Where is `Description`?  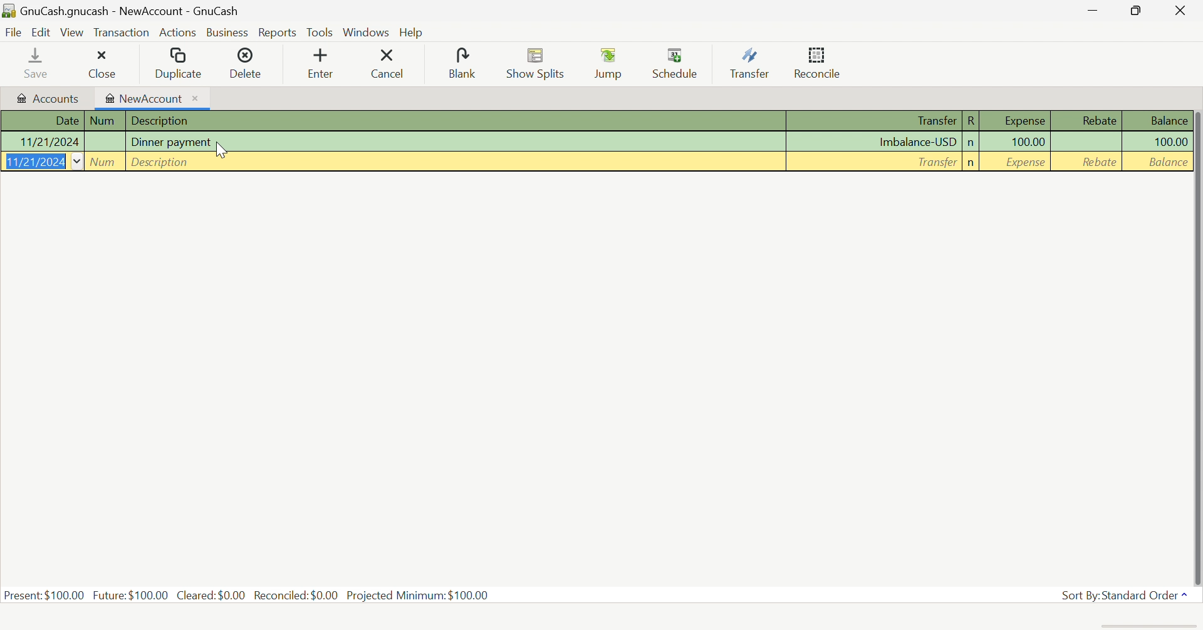 Description is located at coordinates (159, 121).